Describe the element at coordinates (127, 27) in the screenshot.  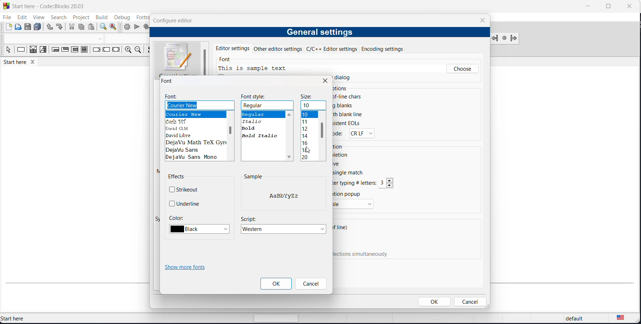
I see `build` at that location.